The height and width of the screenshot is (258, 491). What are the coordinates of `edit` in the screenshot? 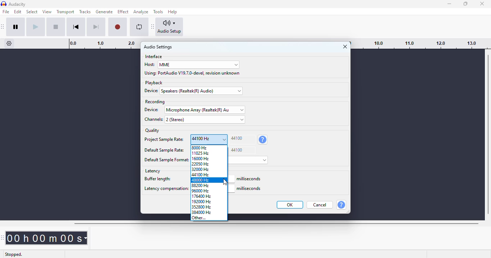 It's located at (18, 11).